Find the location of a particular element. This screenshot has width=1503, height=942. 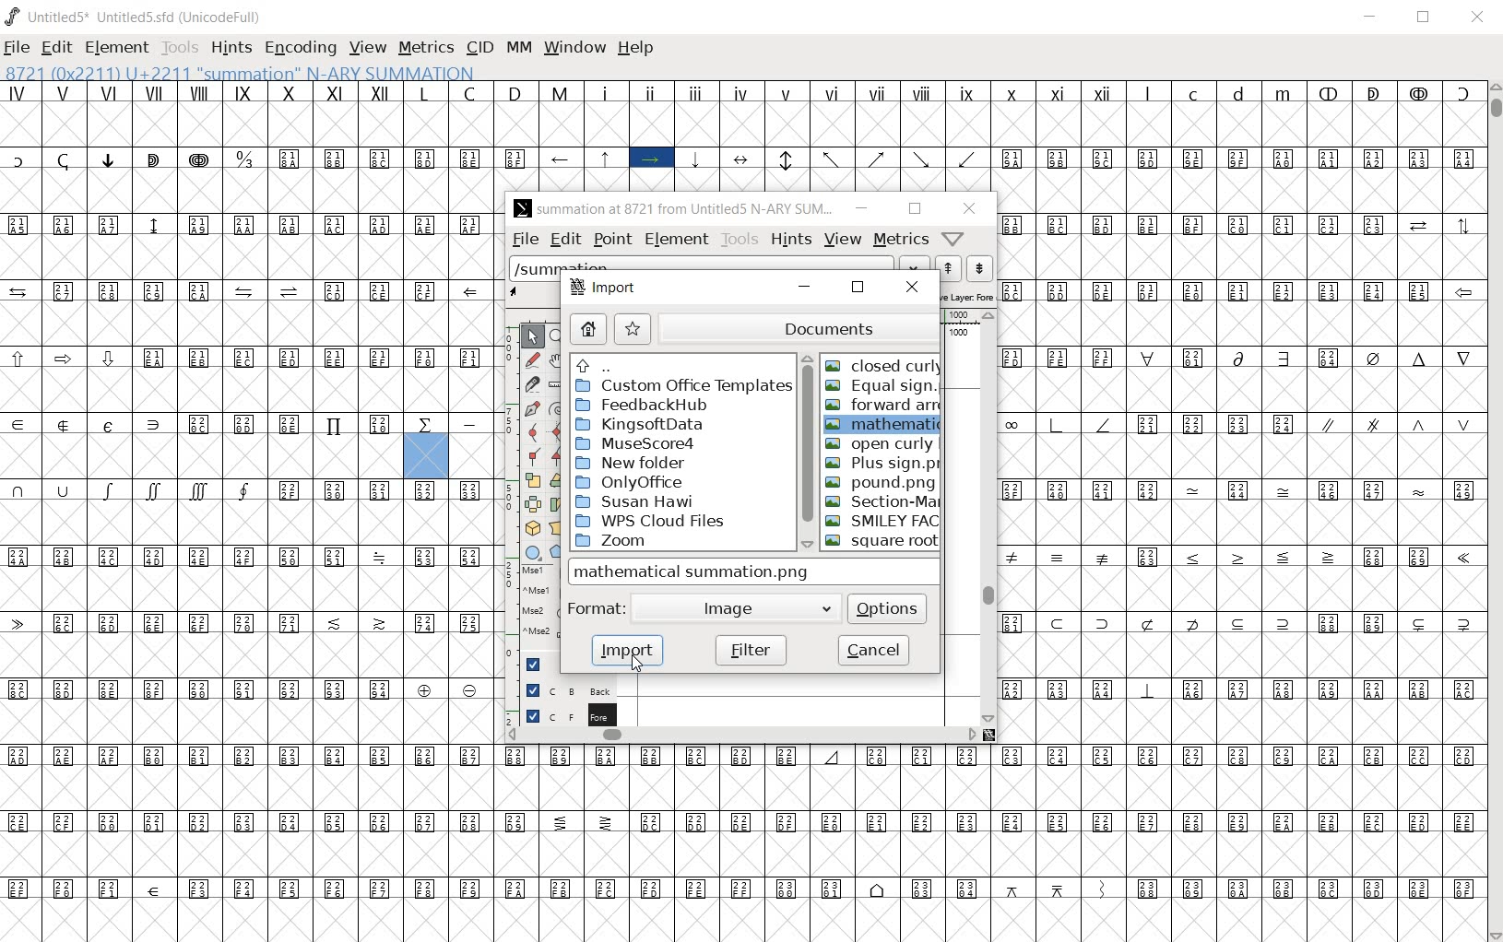

view is located at coordinates (842, 238).